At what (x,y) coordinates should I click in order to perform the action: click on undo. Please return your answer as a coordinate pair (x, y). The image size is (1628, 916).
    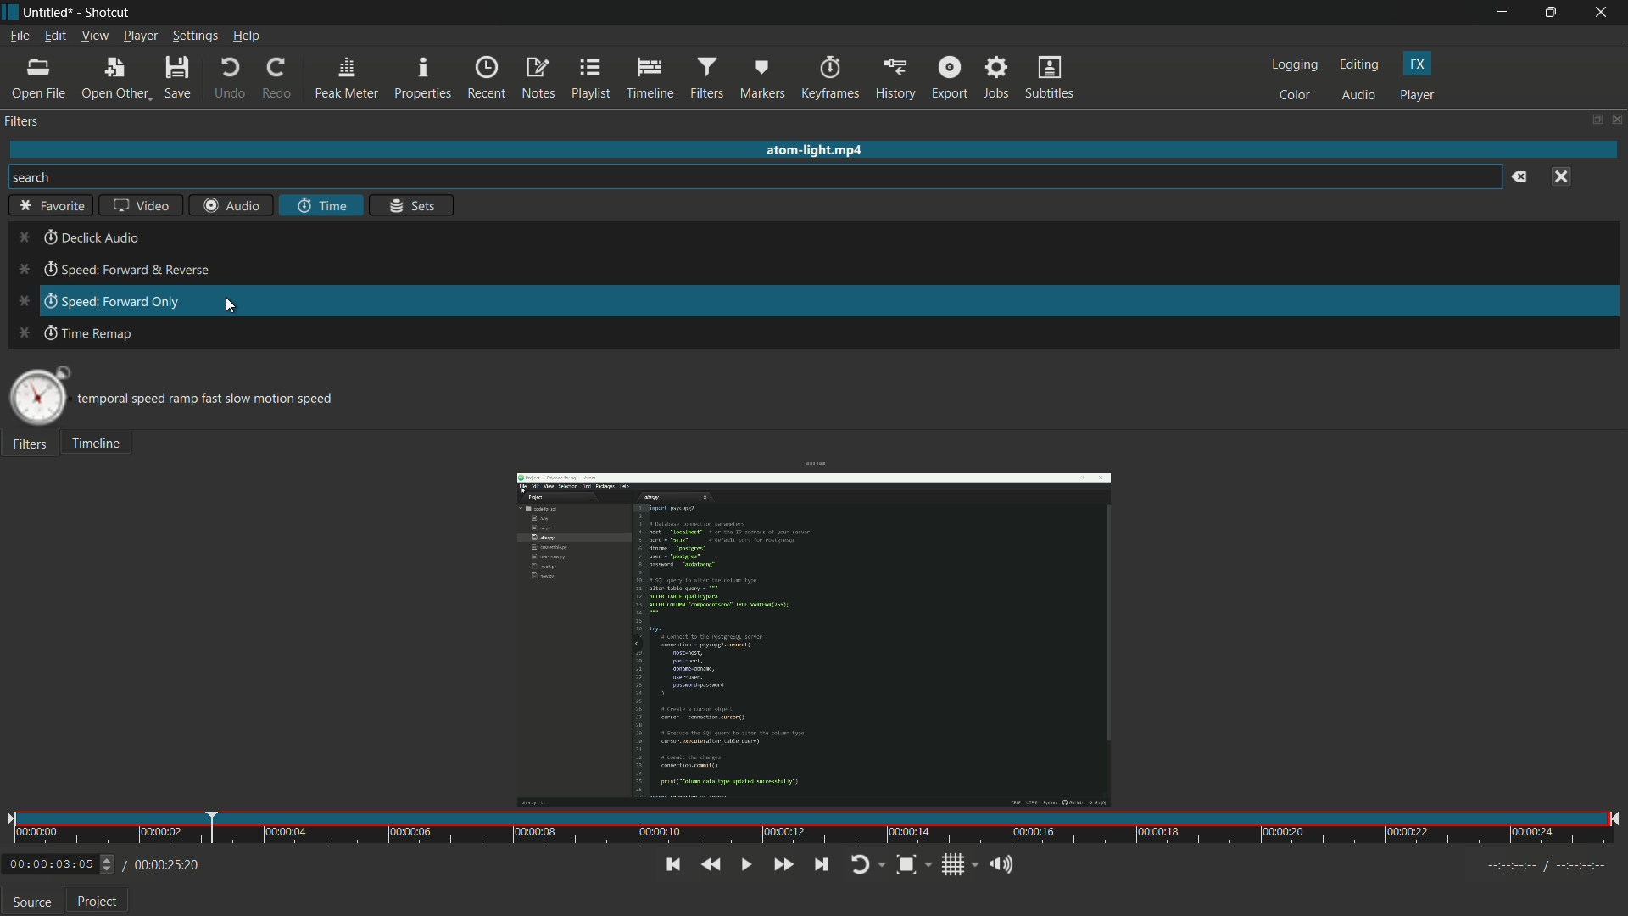
    Looking at the image, I should click on (230, 79).